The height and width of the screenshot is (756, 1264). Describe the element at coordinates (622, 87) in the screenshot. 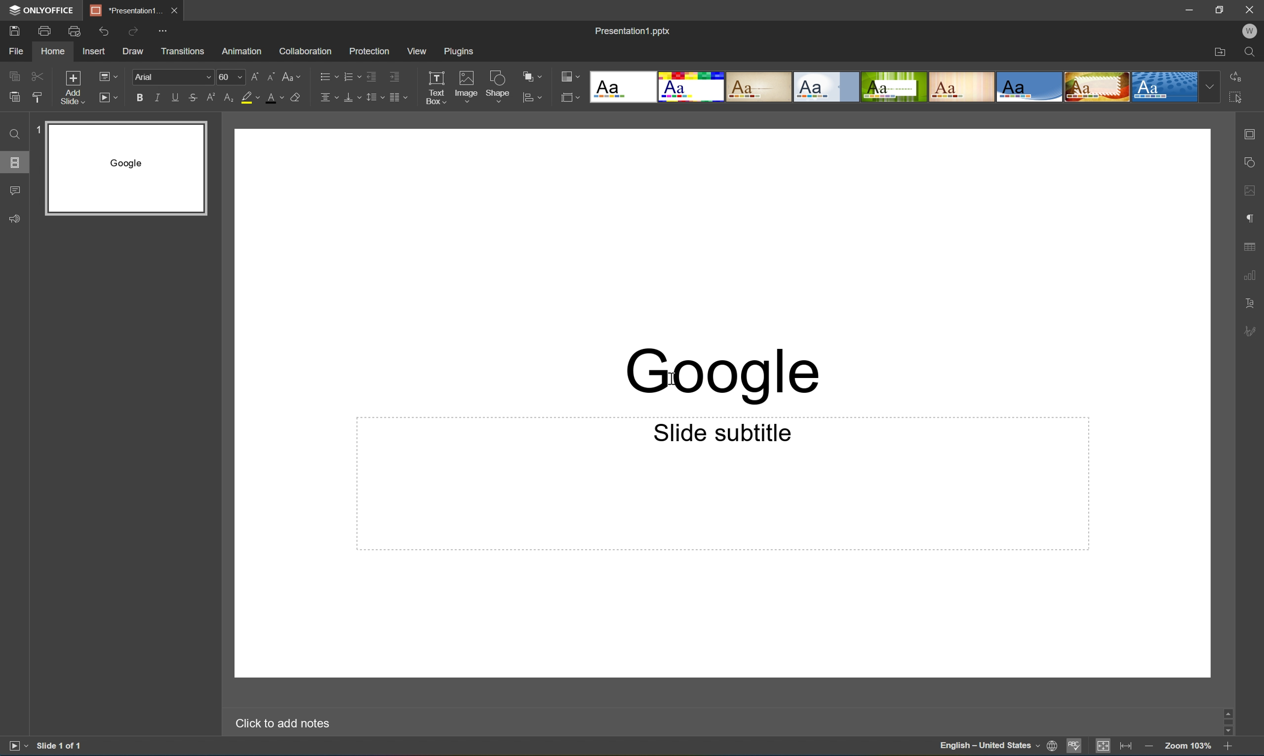

I see `Blank` at that location.